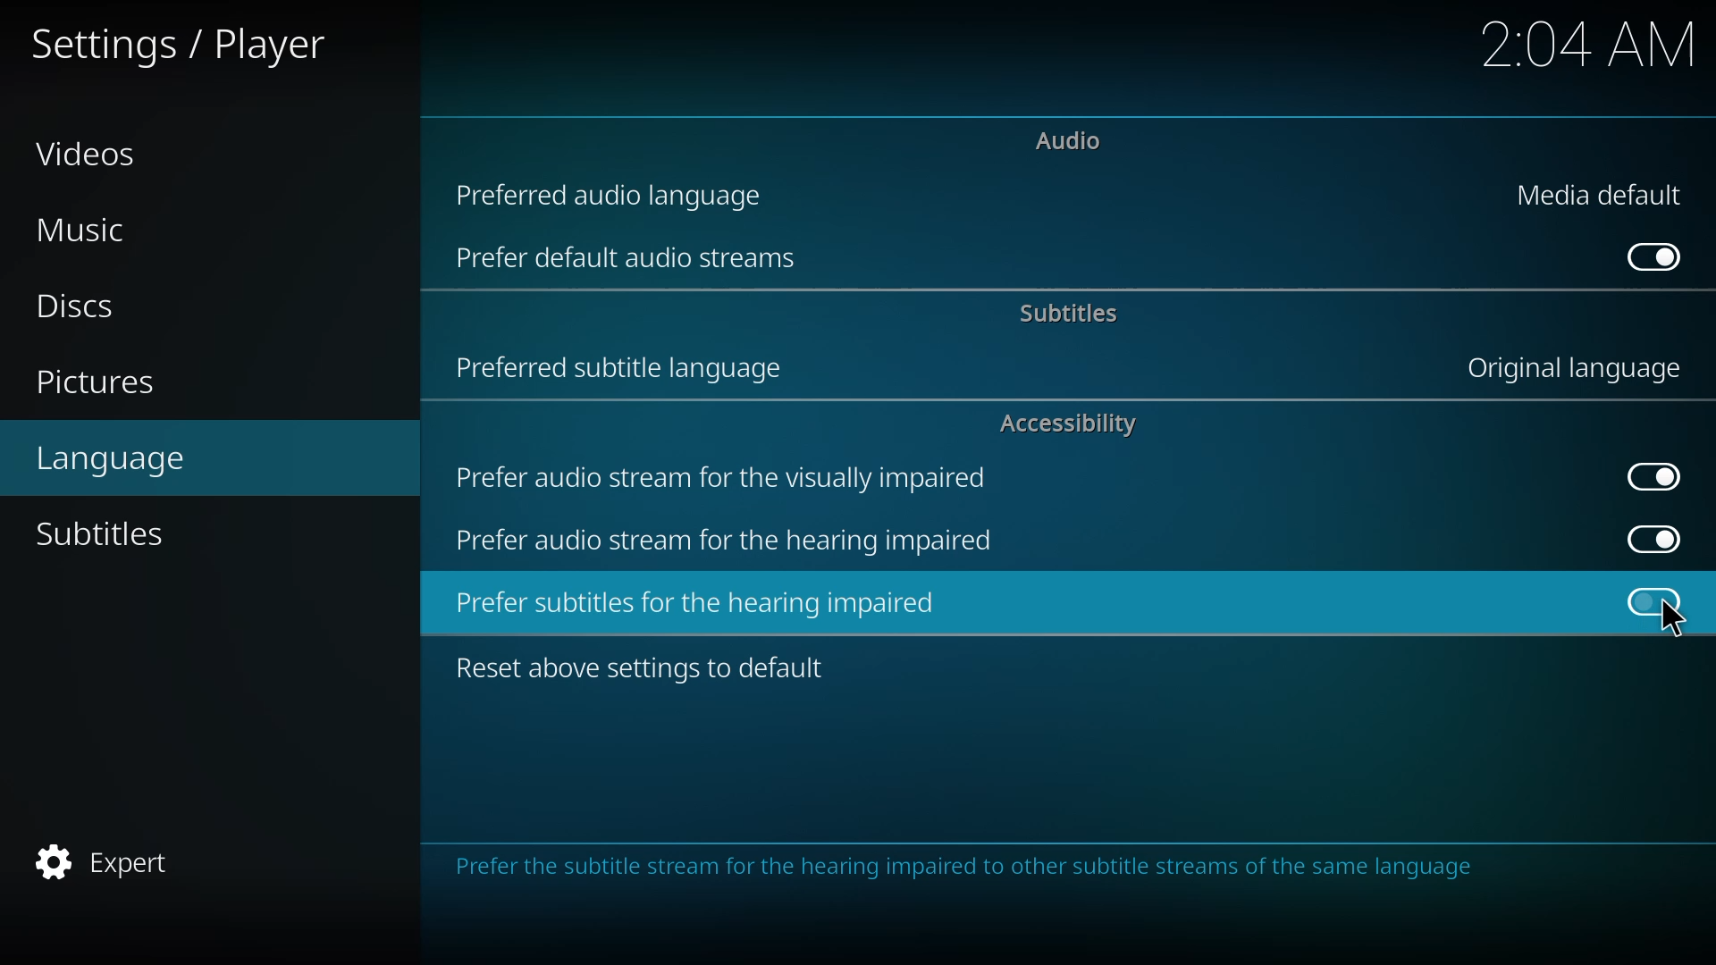 The width and height of the screenshot is (1716, 965). What do you see at coordinates (1670, 619) in the screenshot?
I see `cursor` at bounding box center [1670, 619].